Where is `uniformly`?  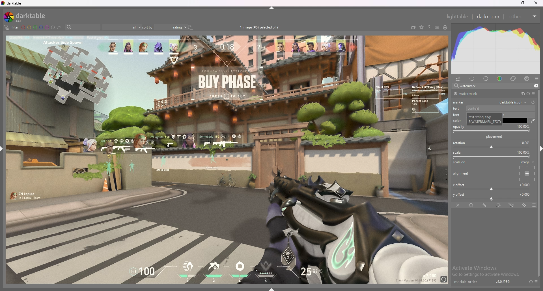
uniformly is located at coordinates (472, 205).